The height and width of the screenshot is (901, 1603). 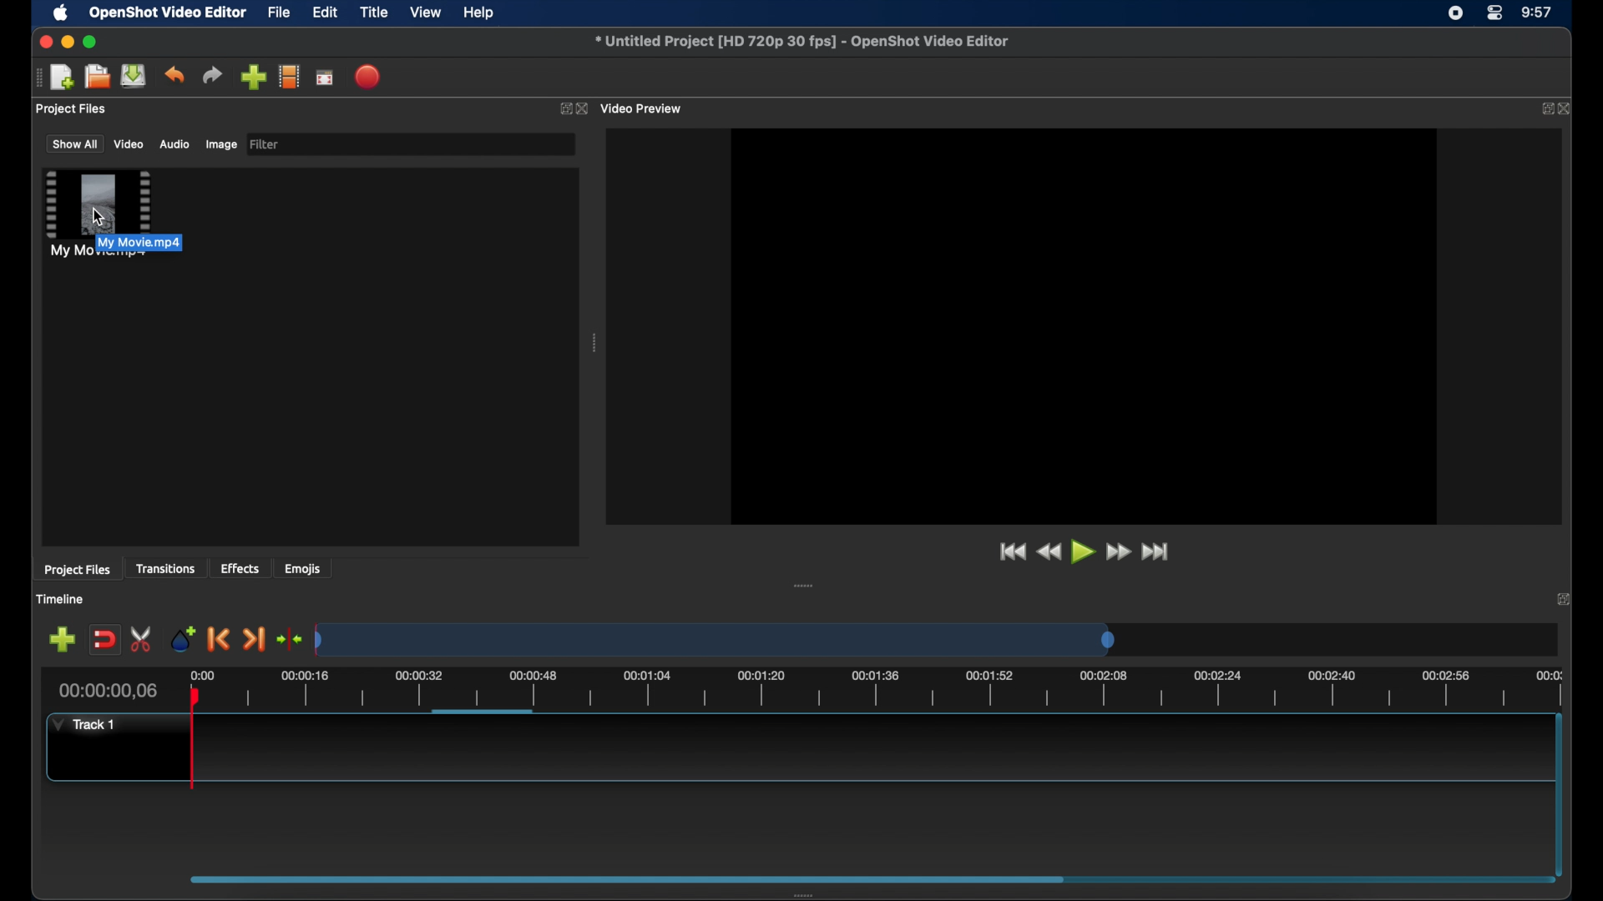 I want to click on rewind, so click(x=1049, y=552).